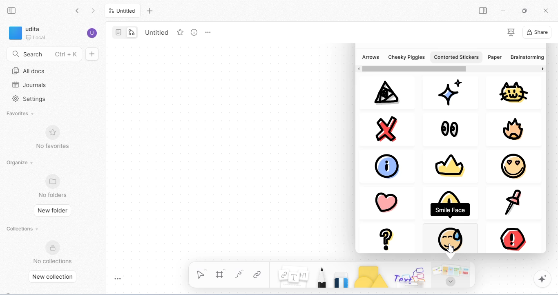  Describe the element at coordinates (21, 163) in the screenshot. I see `organize` at that location.